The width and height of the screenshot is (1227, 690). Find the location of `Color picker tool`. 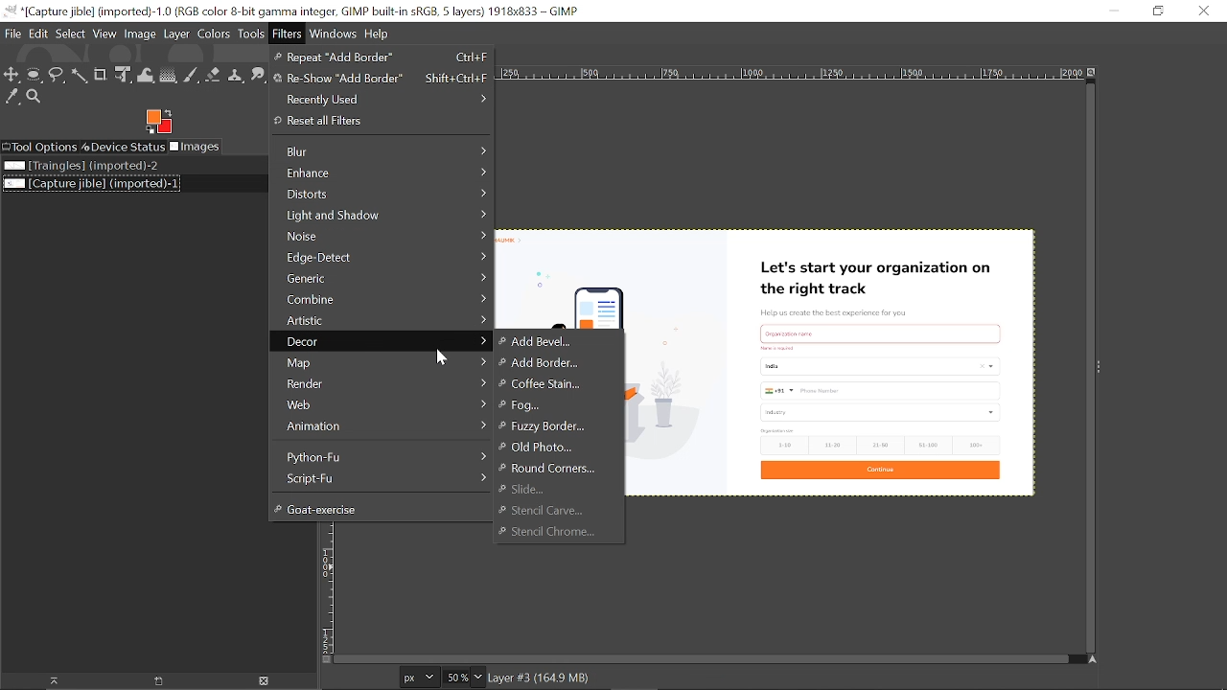

Color picker tool is located at coordinates (12, 98).